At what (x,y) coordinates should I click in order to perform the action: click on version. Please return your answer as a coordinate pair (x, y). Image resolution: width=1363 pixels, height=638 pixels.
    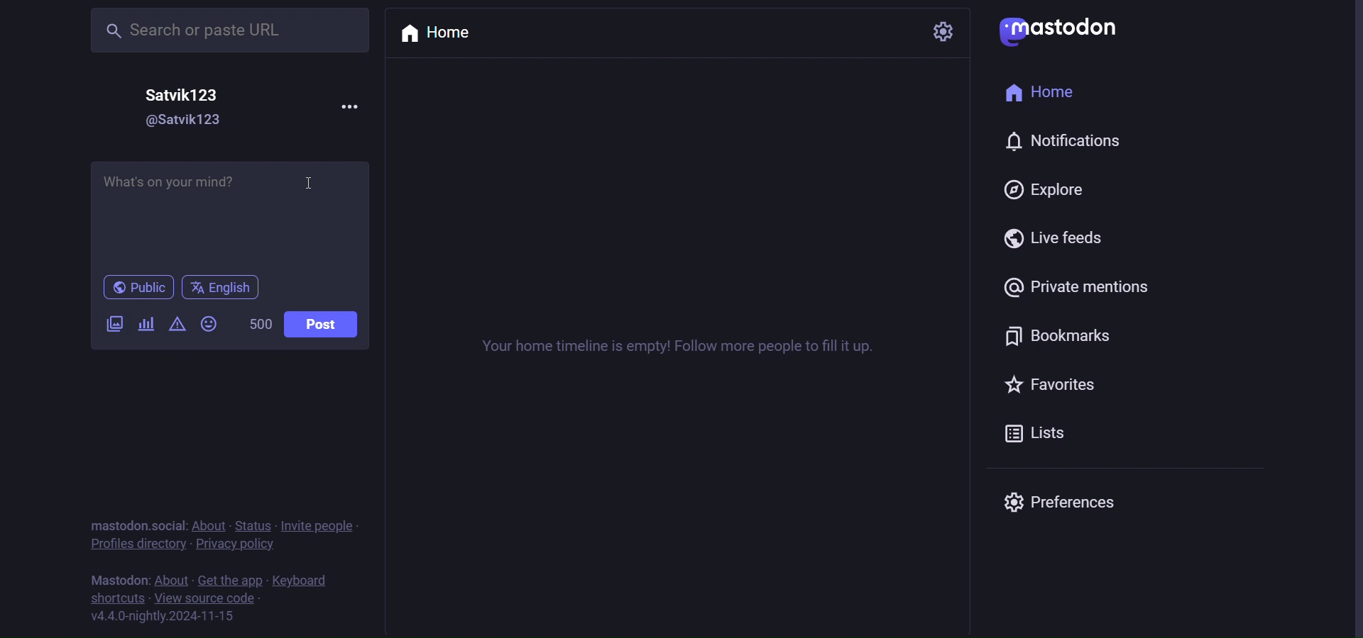
    Looking at the image, I should click on (163, 617).